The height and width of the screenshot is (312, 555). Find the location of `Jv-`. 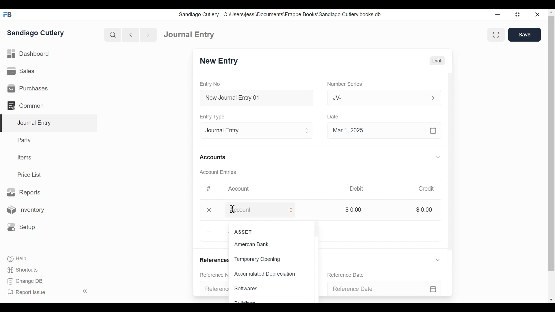

Jv- is located at coordinates (384, 98).